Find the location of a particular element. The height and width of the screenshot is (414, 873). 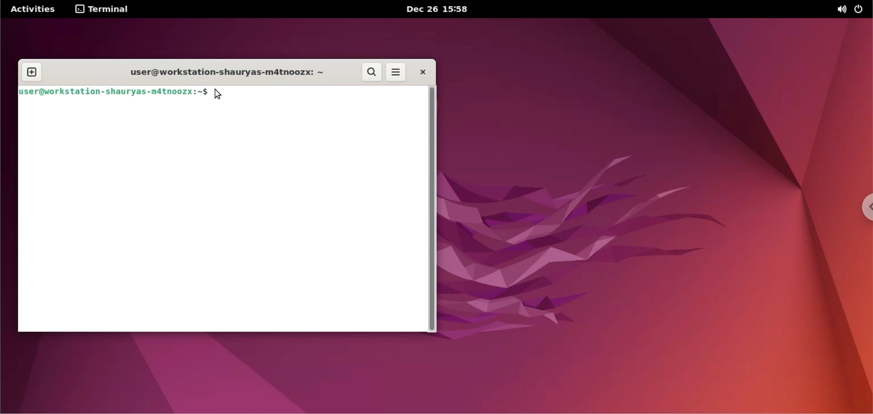

user@workstation-shauryas-m4tnoozx:~$ is located at coordinates (114, 91).